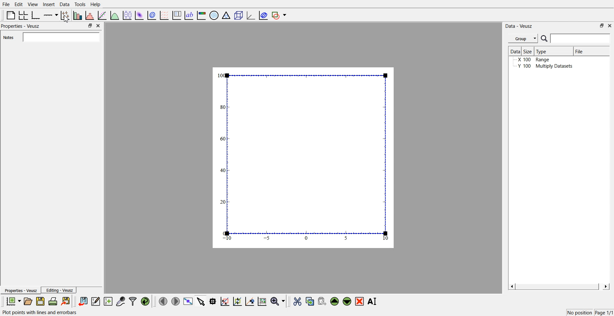  I want to click on capture data points, so click(121, 302).